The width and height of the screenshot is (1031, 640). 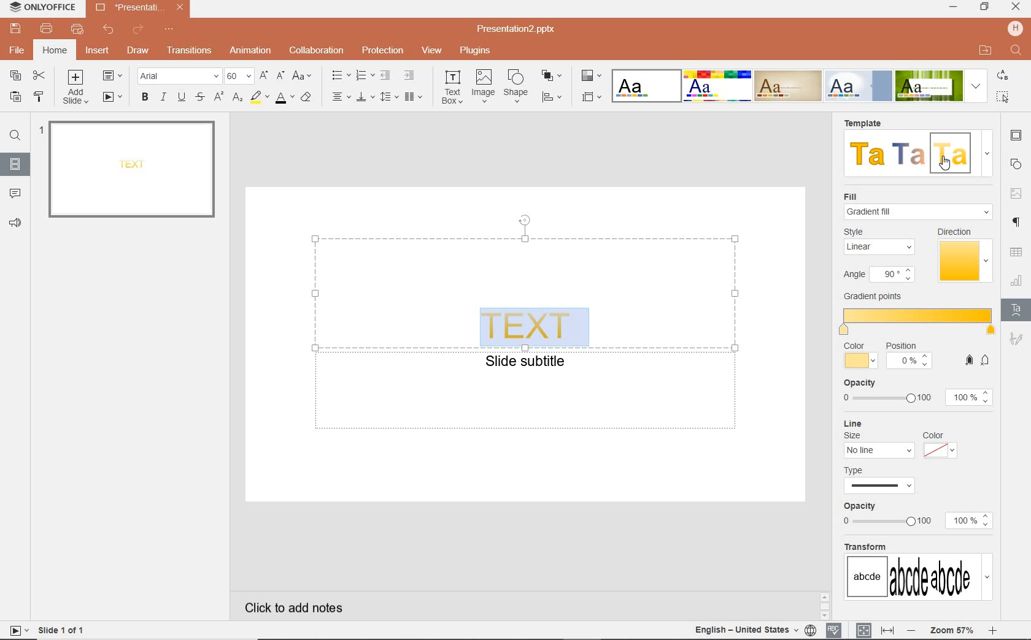 I want to click on CLEAR STYLE, so click(x=309, y=96).